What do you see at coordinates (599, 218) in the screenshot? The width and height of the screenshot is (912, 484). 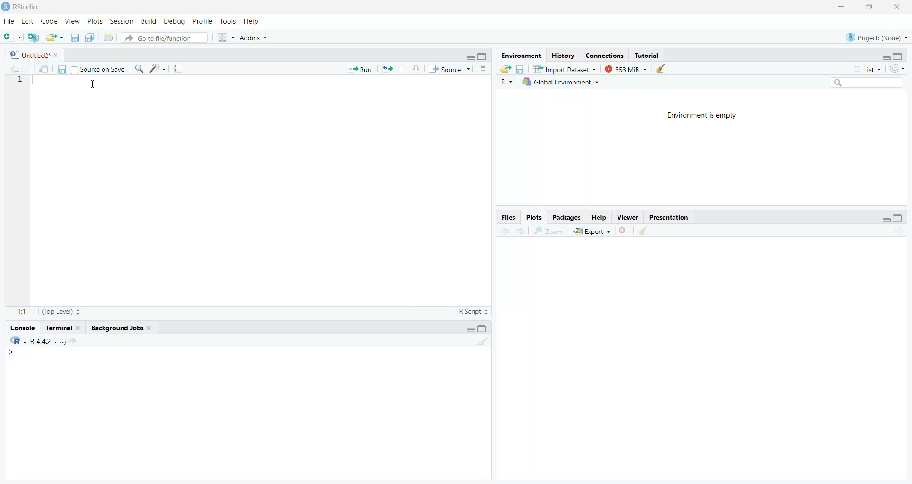 I see `Help` at bounding box center [599, 218].